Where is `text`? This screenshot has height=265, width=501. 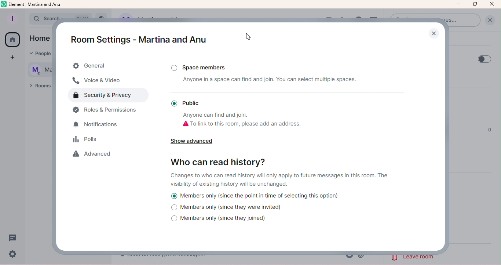 text is located at coordinates (40, 63).